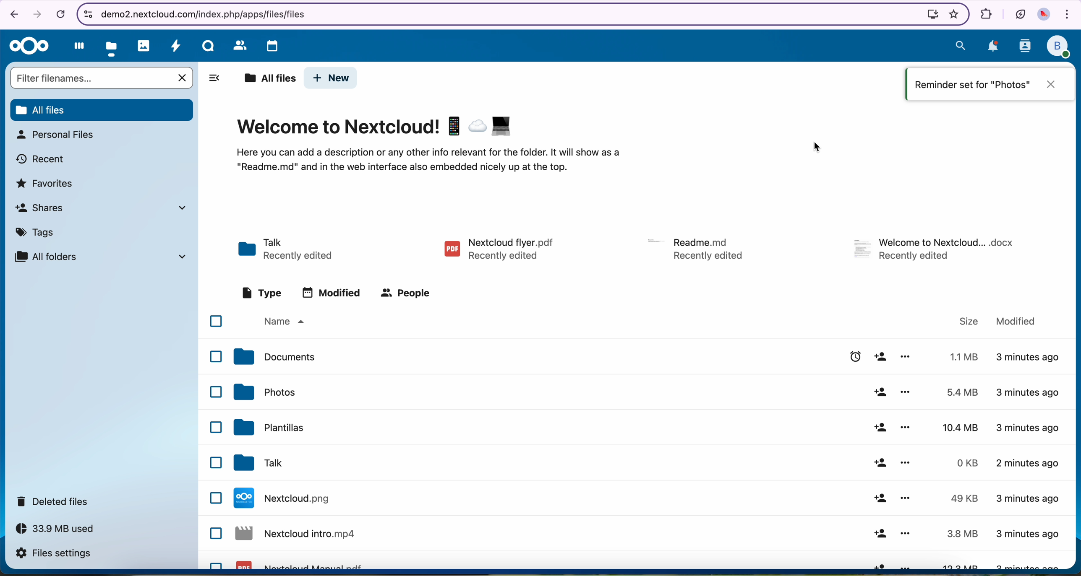 The image size is (1081, 576). I want to click on file, so click(936, 249).